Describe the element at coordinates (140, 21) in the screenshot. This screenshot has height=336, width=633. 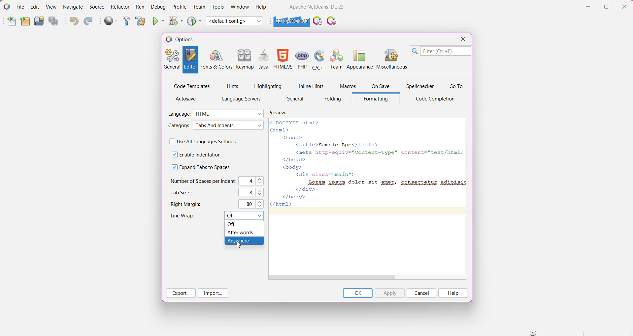
I see `Clean and Build Project` at that location.